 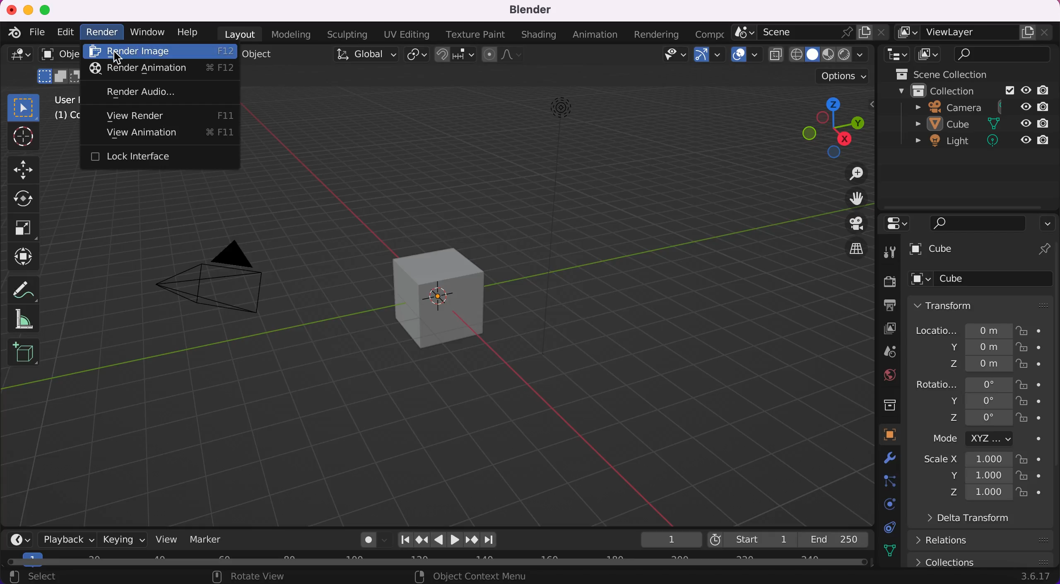 What do you see at coordinates (417, 56) in the screenshot?
I see `tranform pivot point` at bounding box center [417, 56].